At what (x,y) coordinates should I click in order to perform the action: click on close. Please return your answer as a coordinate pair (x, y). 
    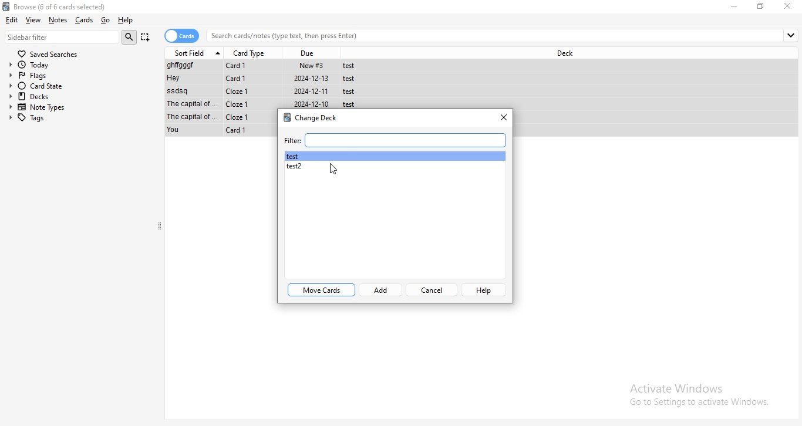
    Looking at the image, I should click on (504, 117).